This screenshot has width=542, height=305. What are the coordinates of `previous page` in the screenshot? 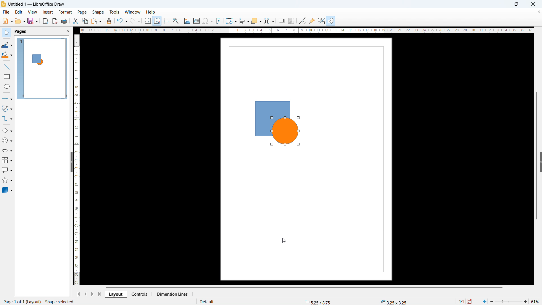 It's located at (86, 294).